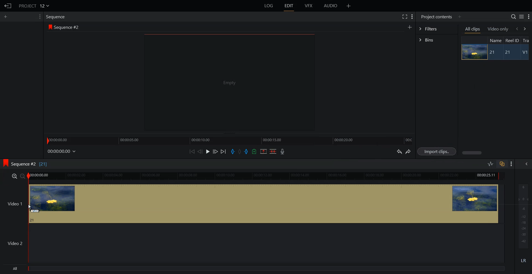 The width and height of the screenshot is (532, 274). I want to click on logo, so click(49, 27).